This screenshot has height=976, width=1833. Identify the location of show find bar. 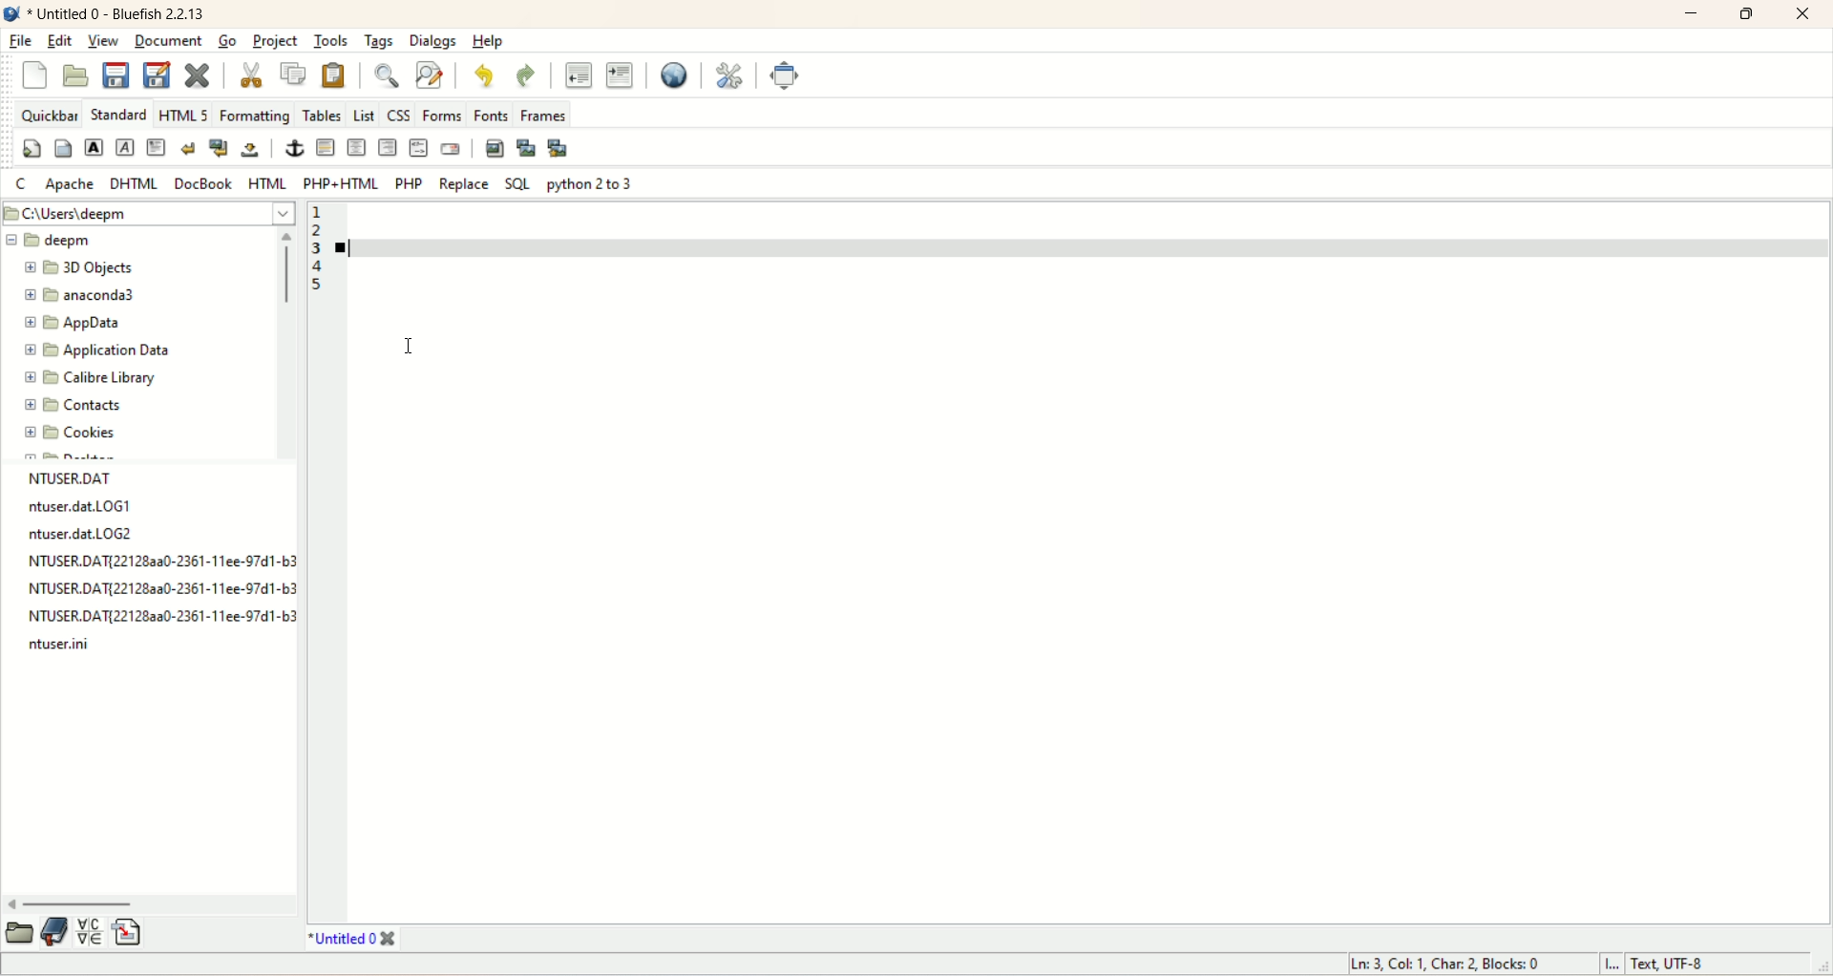
(385, 74).